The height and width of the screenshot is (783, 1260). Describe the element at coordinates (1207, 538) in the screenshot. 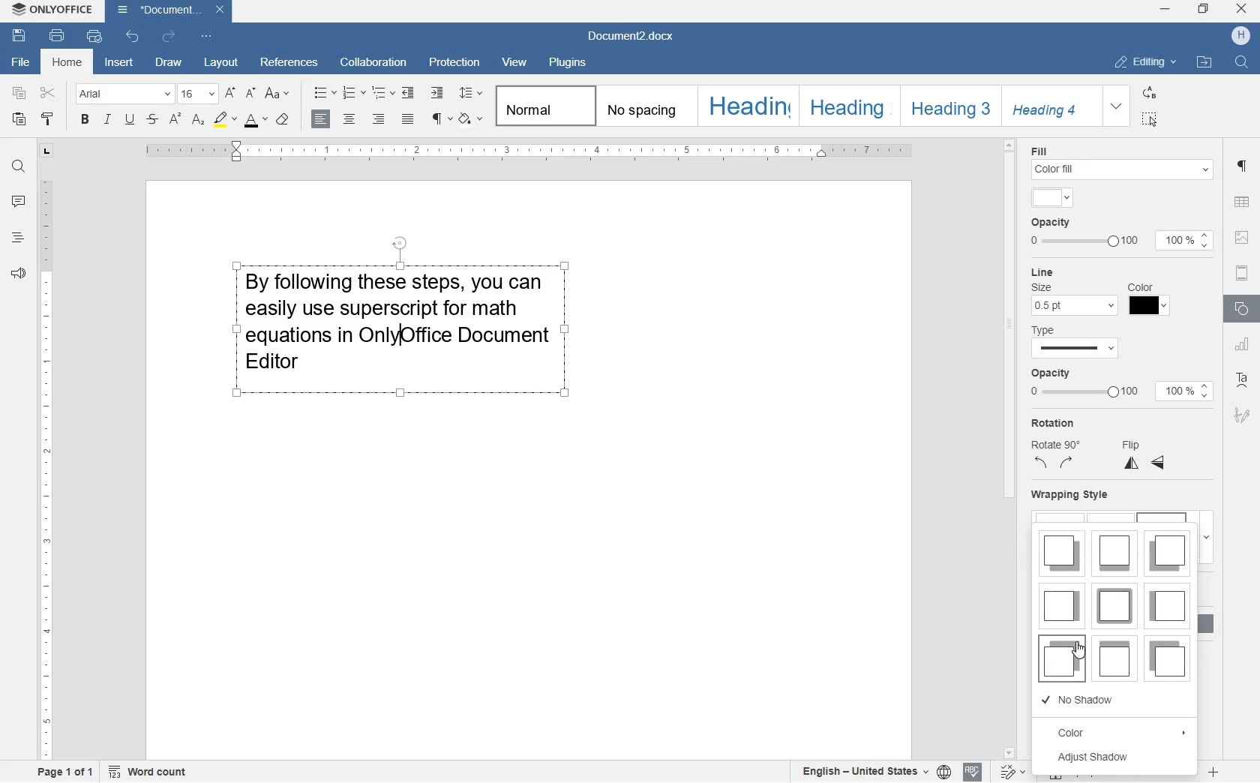

I see `expand` at that location.